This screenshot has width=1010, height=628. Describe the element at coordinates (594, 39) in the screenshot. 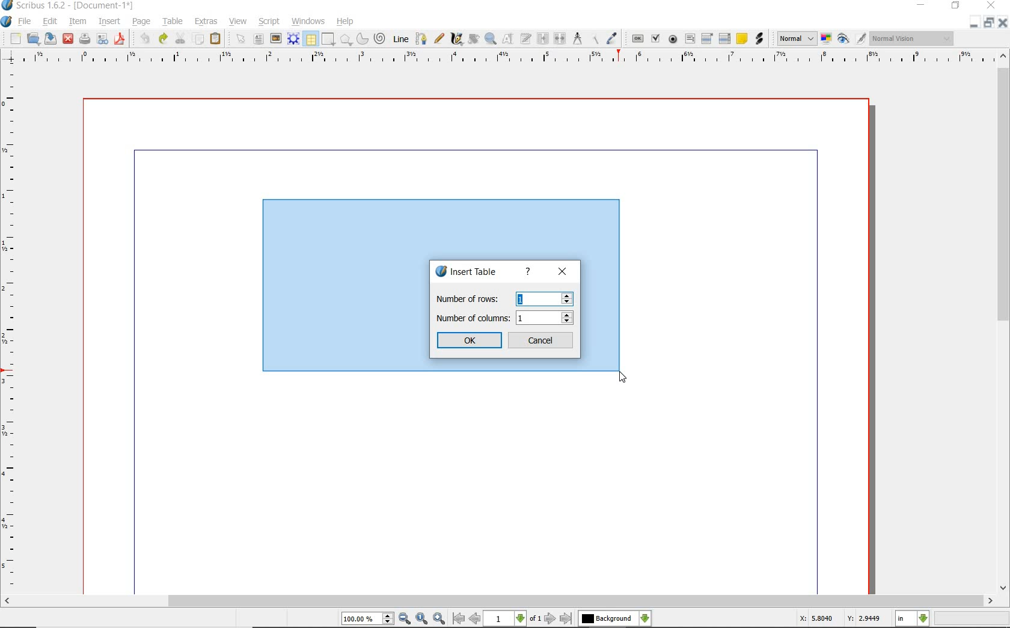

I see `copy item properties` at that location.